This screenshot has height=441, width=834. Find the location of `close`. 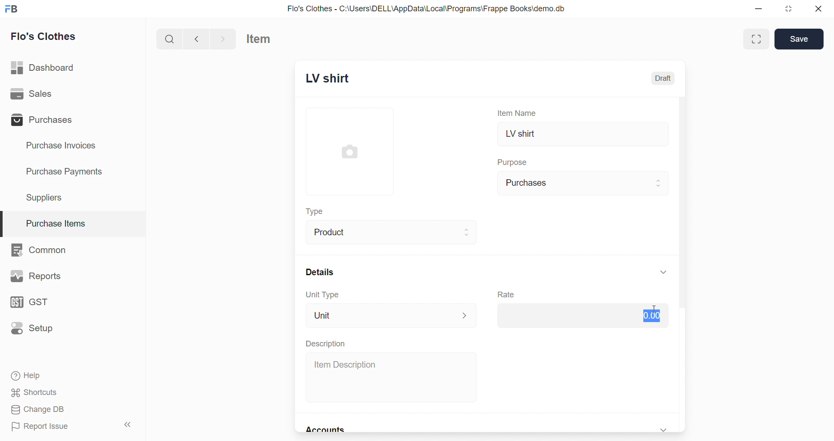

close is located at coordinates (815, 9).